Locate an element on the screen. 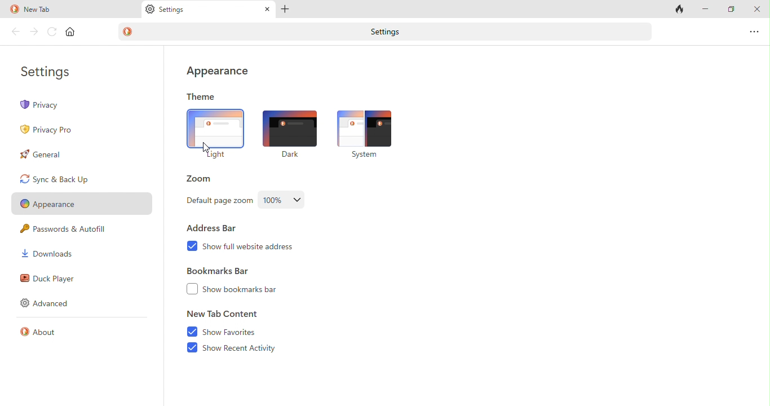 The image size is (770, 406). zoom is located at coordinates (202, 179).